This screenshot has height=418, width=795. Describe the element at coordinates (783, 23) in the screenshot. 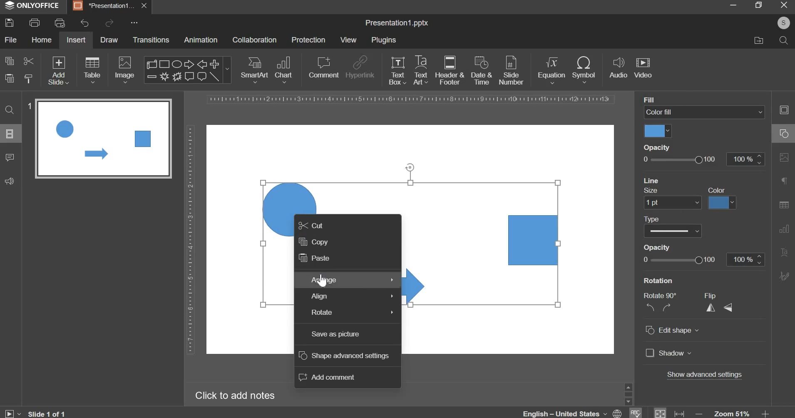

I see `user profile` at that location.